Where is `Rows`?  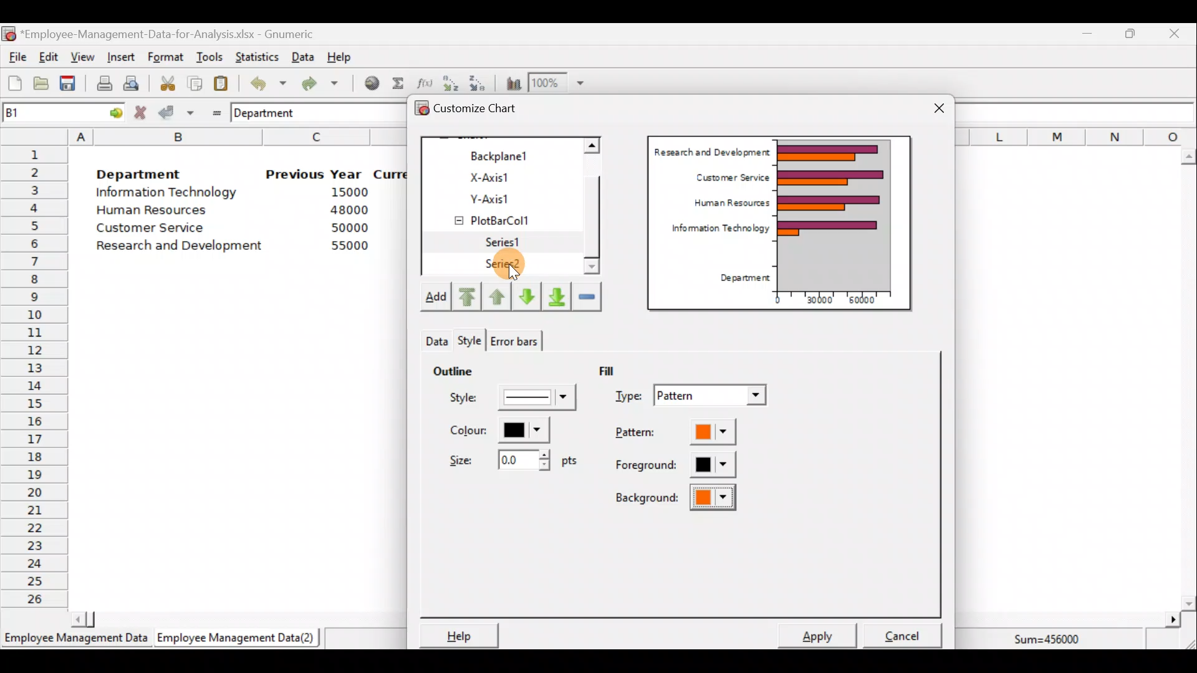
Rows is located at coordinates (35, 375).